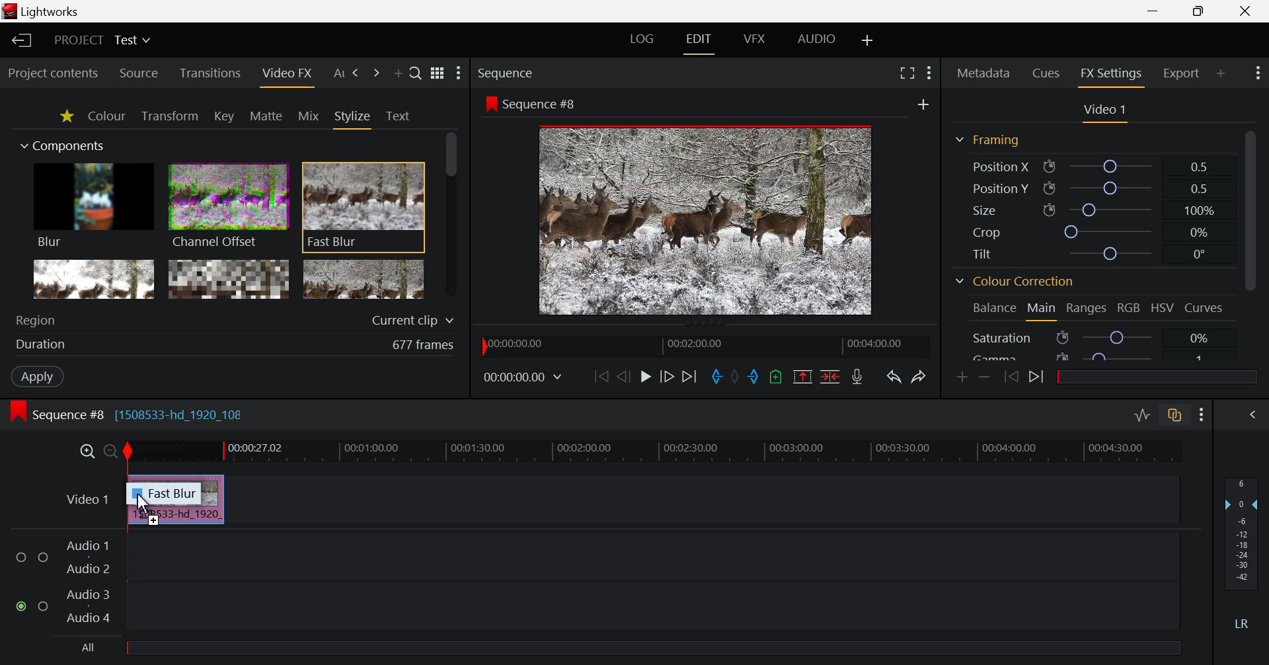 The width and height of the screenshot is (1269, 665). Describe the element at coordinates (1095, 232) in the screenshot. I see `Crop` at that location.